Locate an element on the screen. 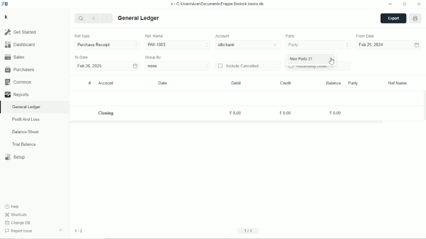 This screenshot has width=426, height=239. 1-2 is located at coordinates (79, 231).